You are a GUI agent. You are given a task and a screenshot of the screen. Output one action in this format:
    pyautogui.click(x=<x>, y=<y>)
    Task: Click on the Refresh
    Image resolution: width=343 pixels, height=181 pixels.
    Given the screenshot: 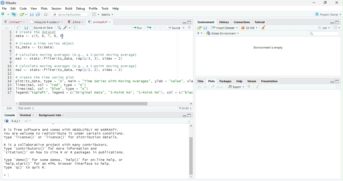 What is the action you would take?
    pyautogui.click(x=337, y=28)
    